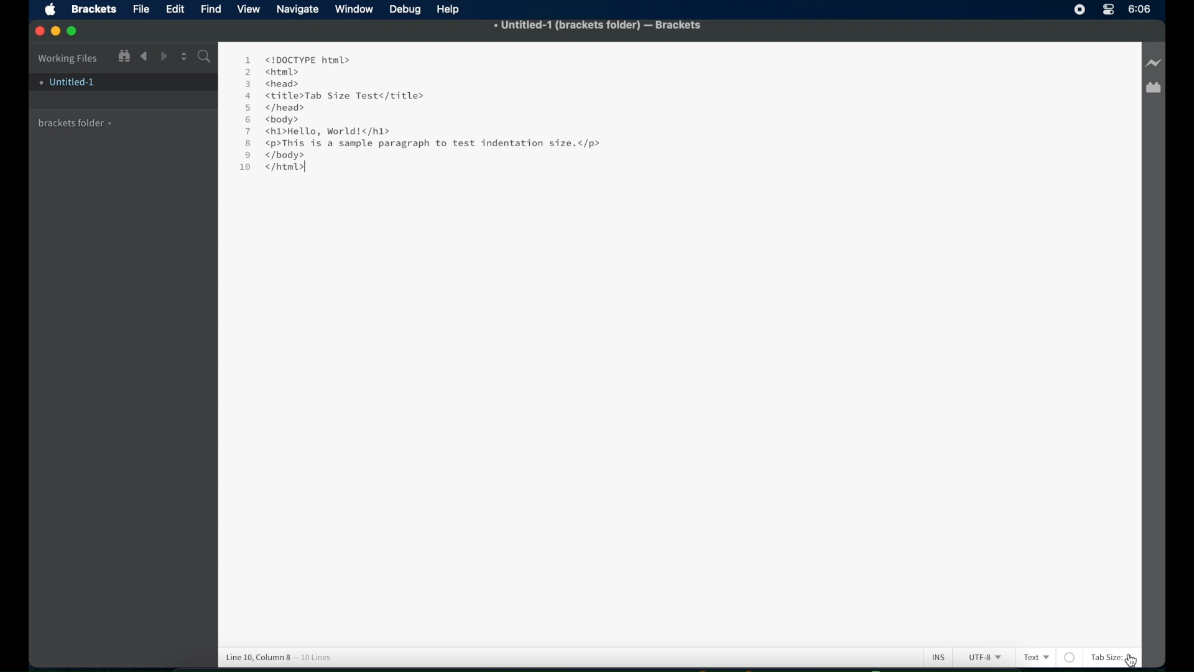  I want to click on 6 <body>, so click(277, 120).